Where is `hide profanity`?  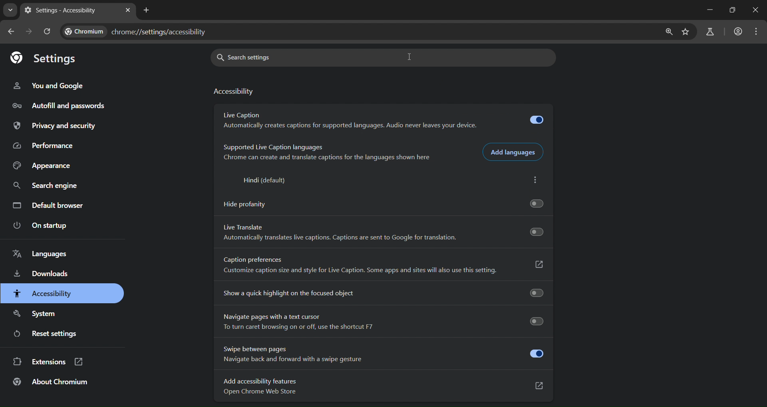 hide profanity is located at coordinates (381, 203).